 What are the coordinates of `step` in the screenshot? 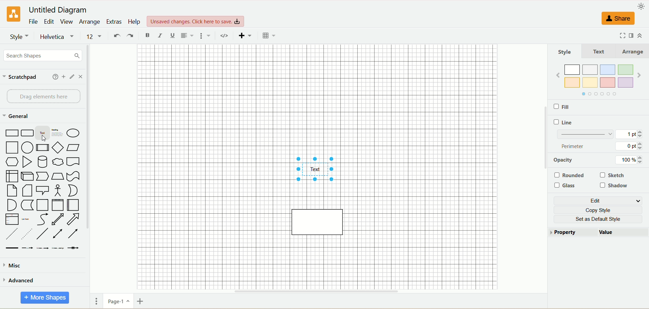 It's located at (44, 176).